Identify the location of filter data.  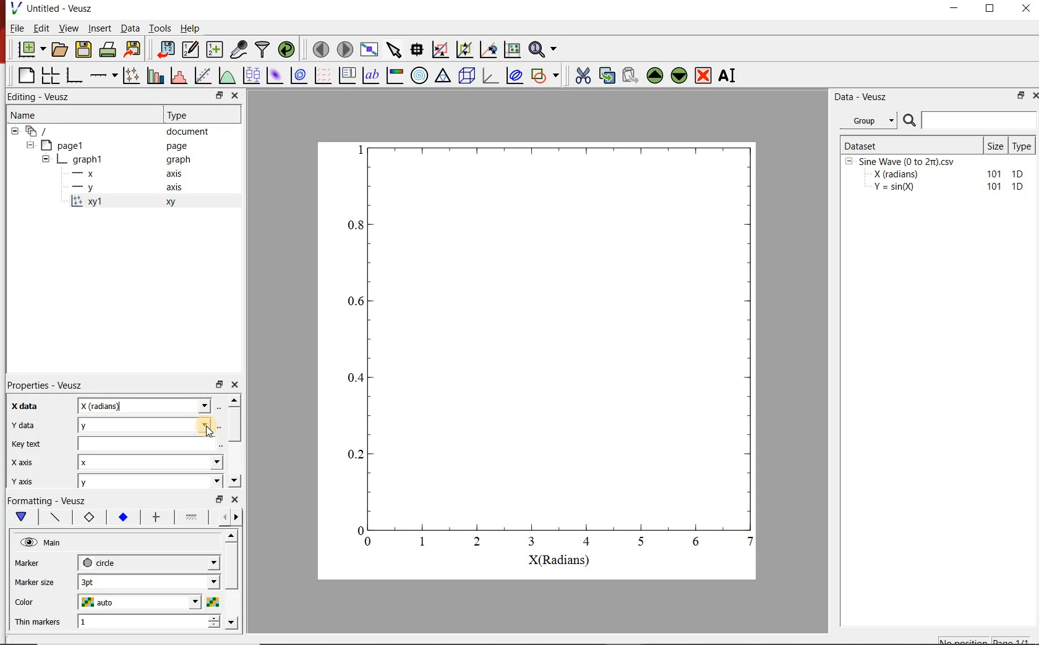
(263, 49).